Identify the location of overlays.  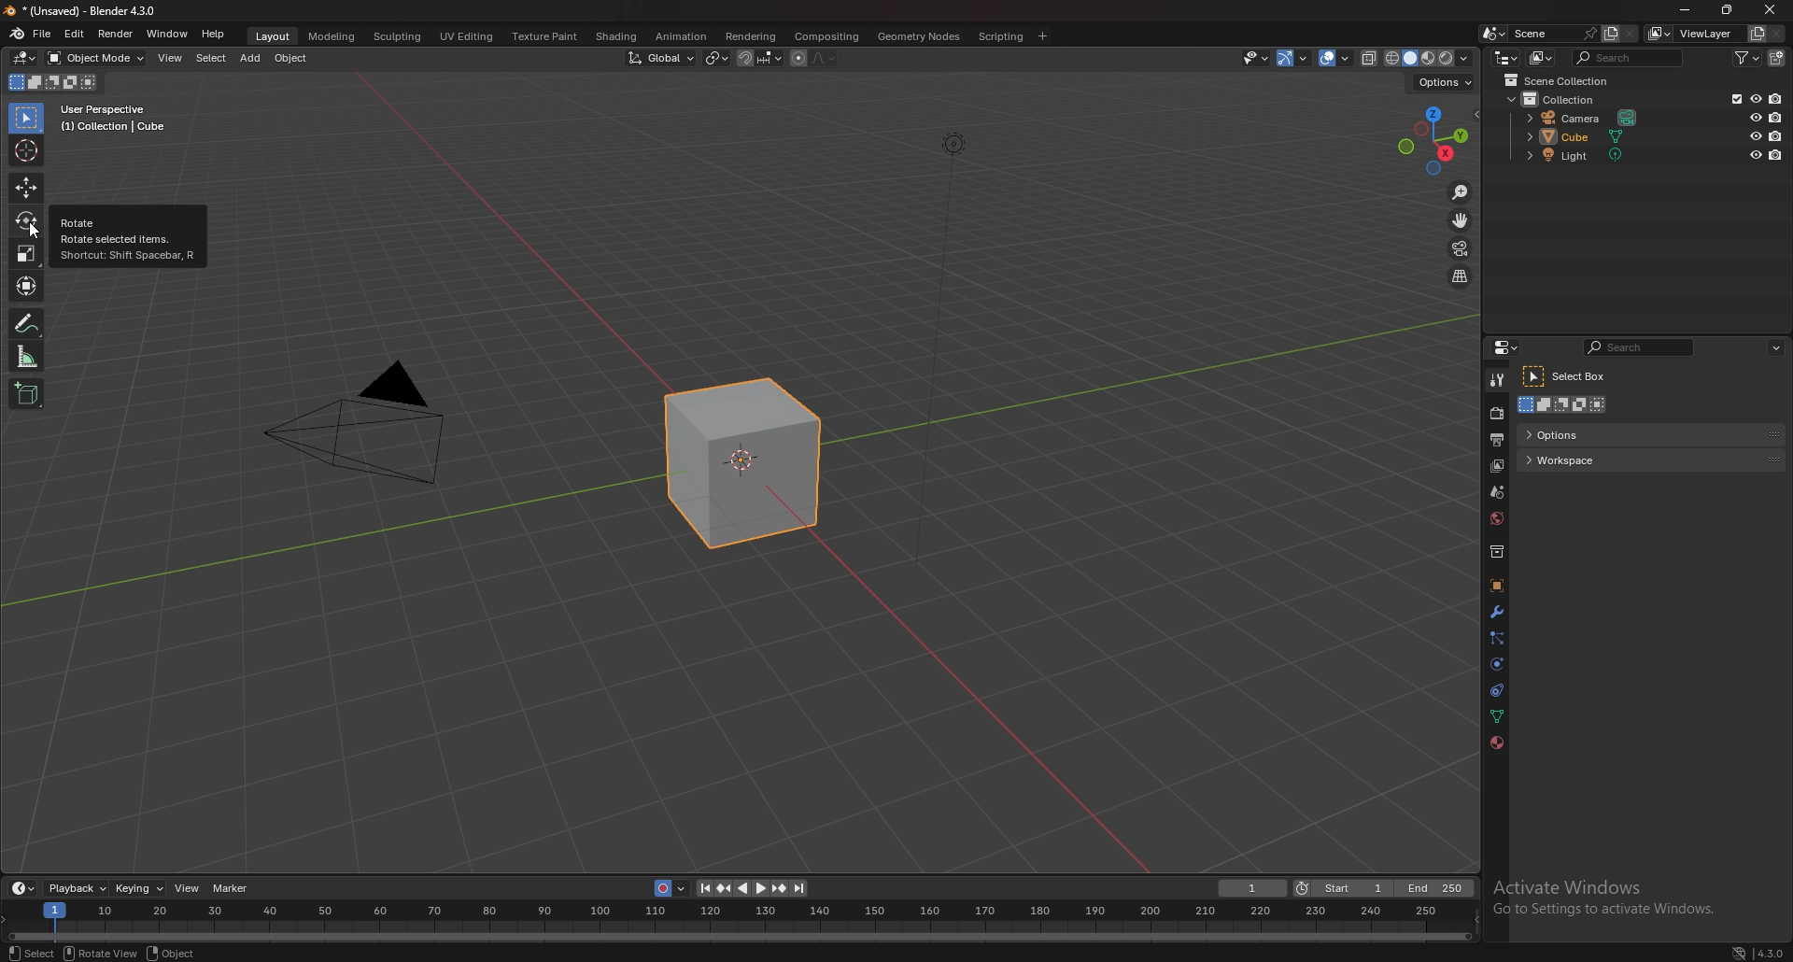
(1336, 58).